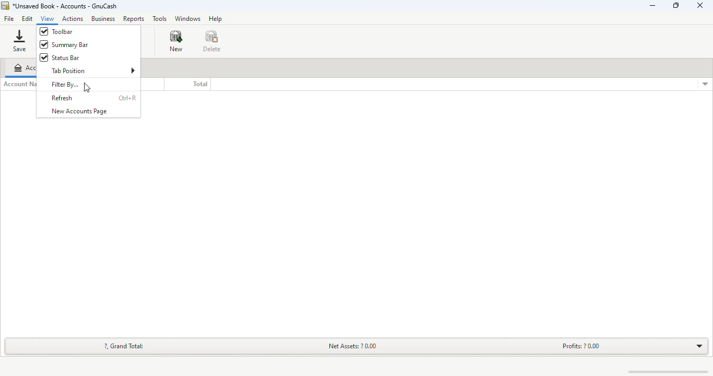 Image resolution: width=713 pixels, height=376 pixels. I want to click on maximize, so click(676, 5).